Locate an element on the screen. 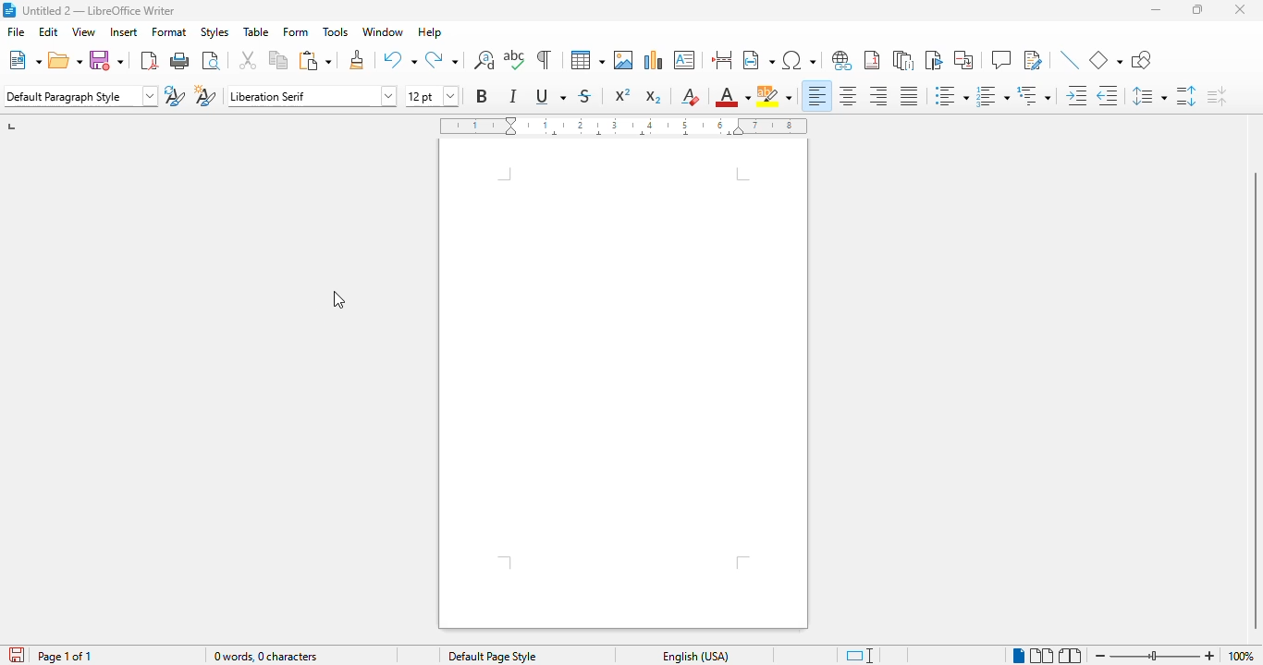  insert page break is located at coordinates (720, 59).